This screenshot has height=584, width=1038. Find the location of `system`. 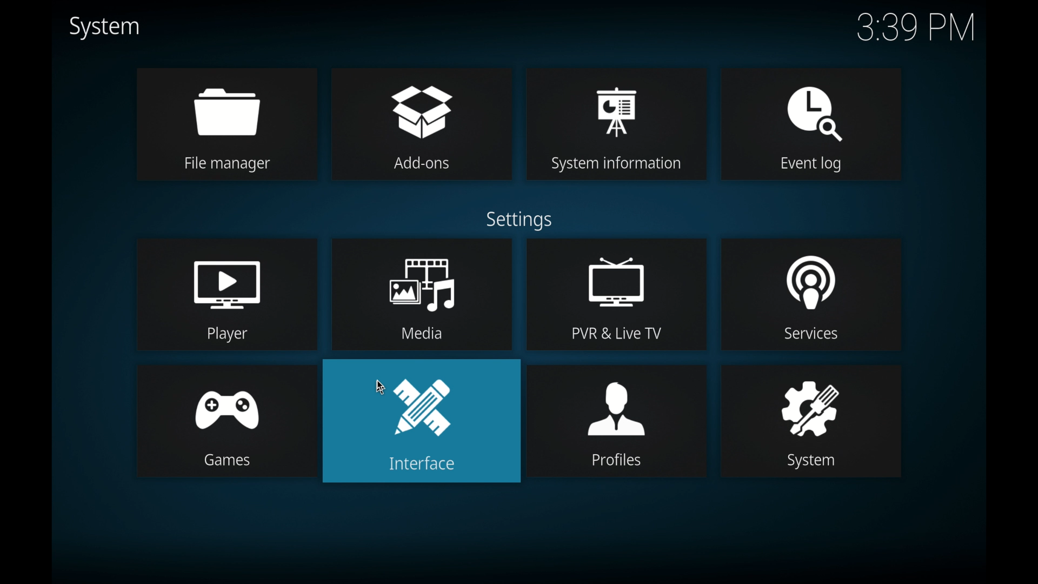

system is located at coordinates (103, 28).